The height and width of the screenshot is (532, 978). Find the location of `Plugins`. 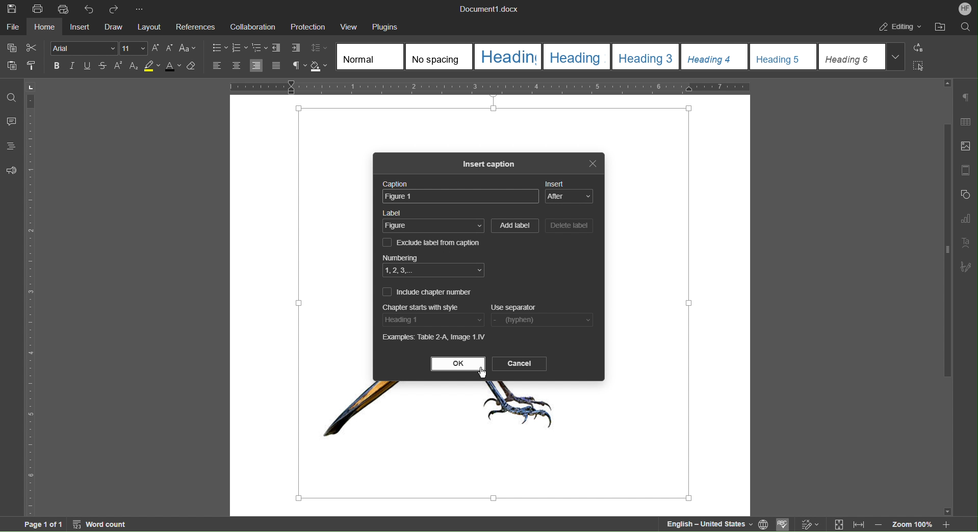

Plugins is located at coordinates (385, 28).